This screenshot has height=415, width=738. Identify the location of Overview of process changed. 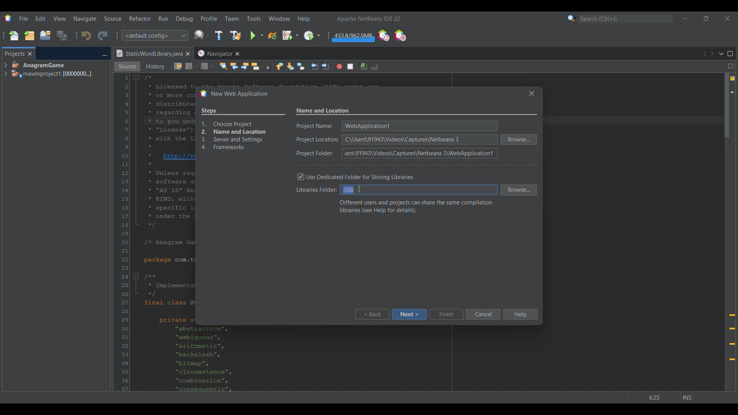
(243, 130).